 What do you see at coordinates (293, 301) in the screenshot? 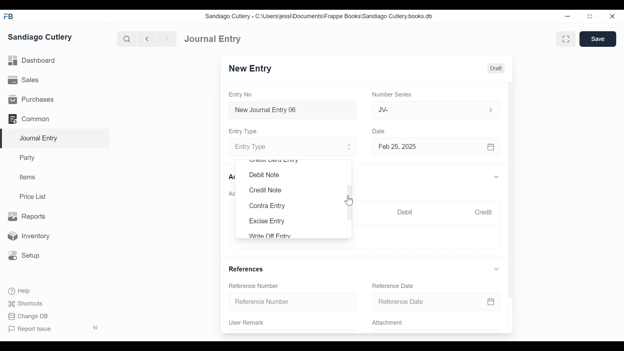
I see `Reference Number` at bounding box center [293, 301].